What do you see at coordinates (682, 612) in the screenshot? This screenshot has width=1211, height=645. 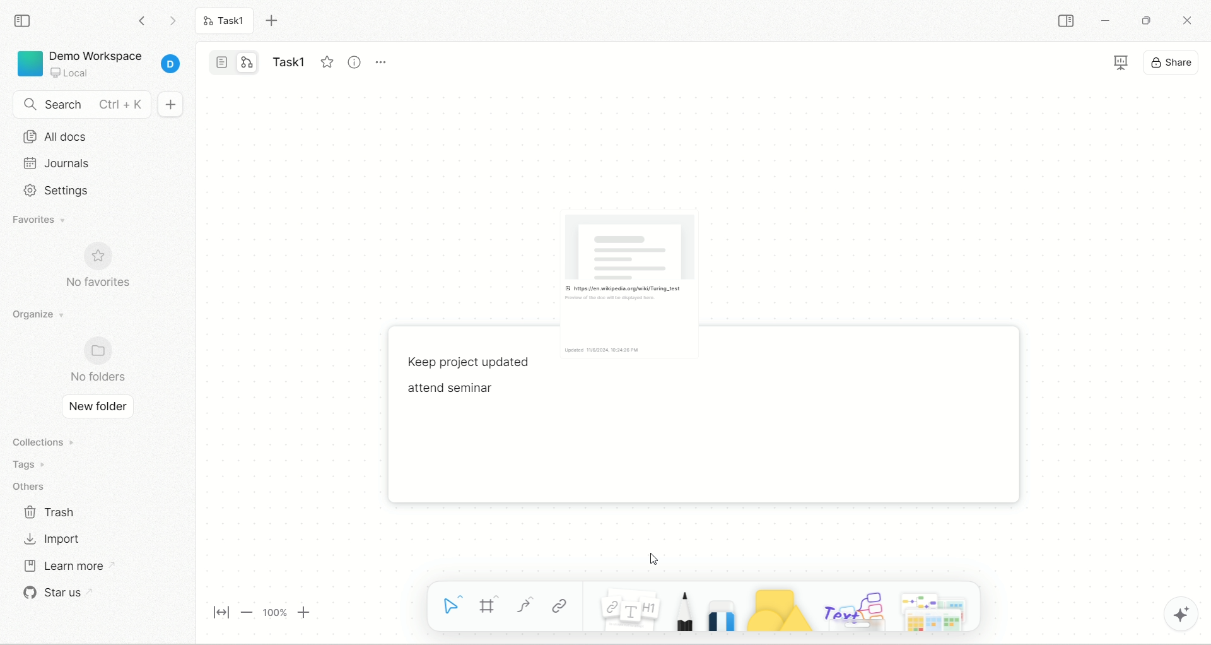 I see `pencil` at bounding box center [682, 612].